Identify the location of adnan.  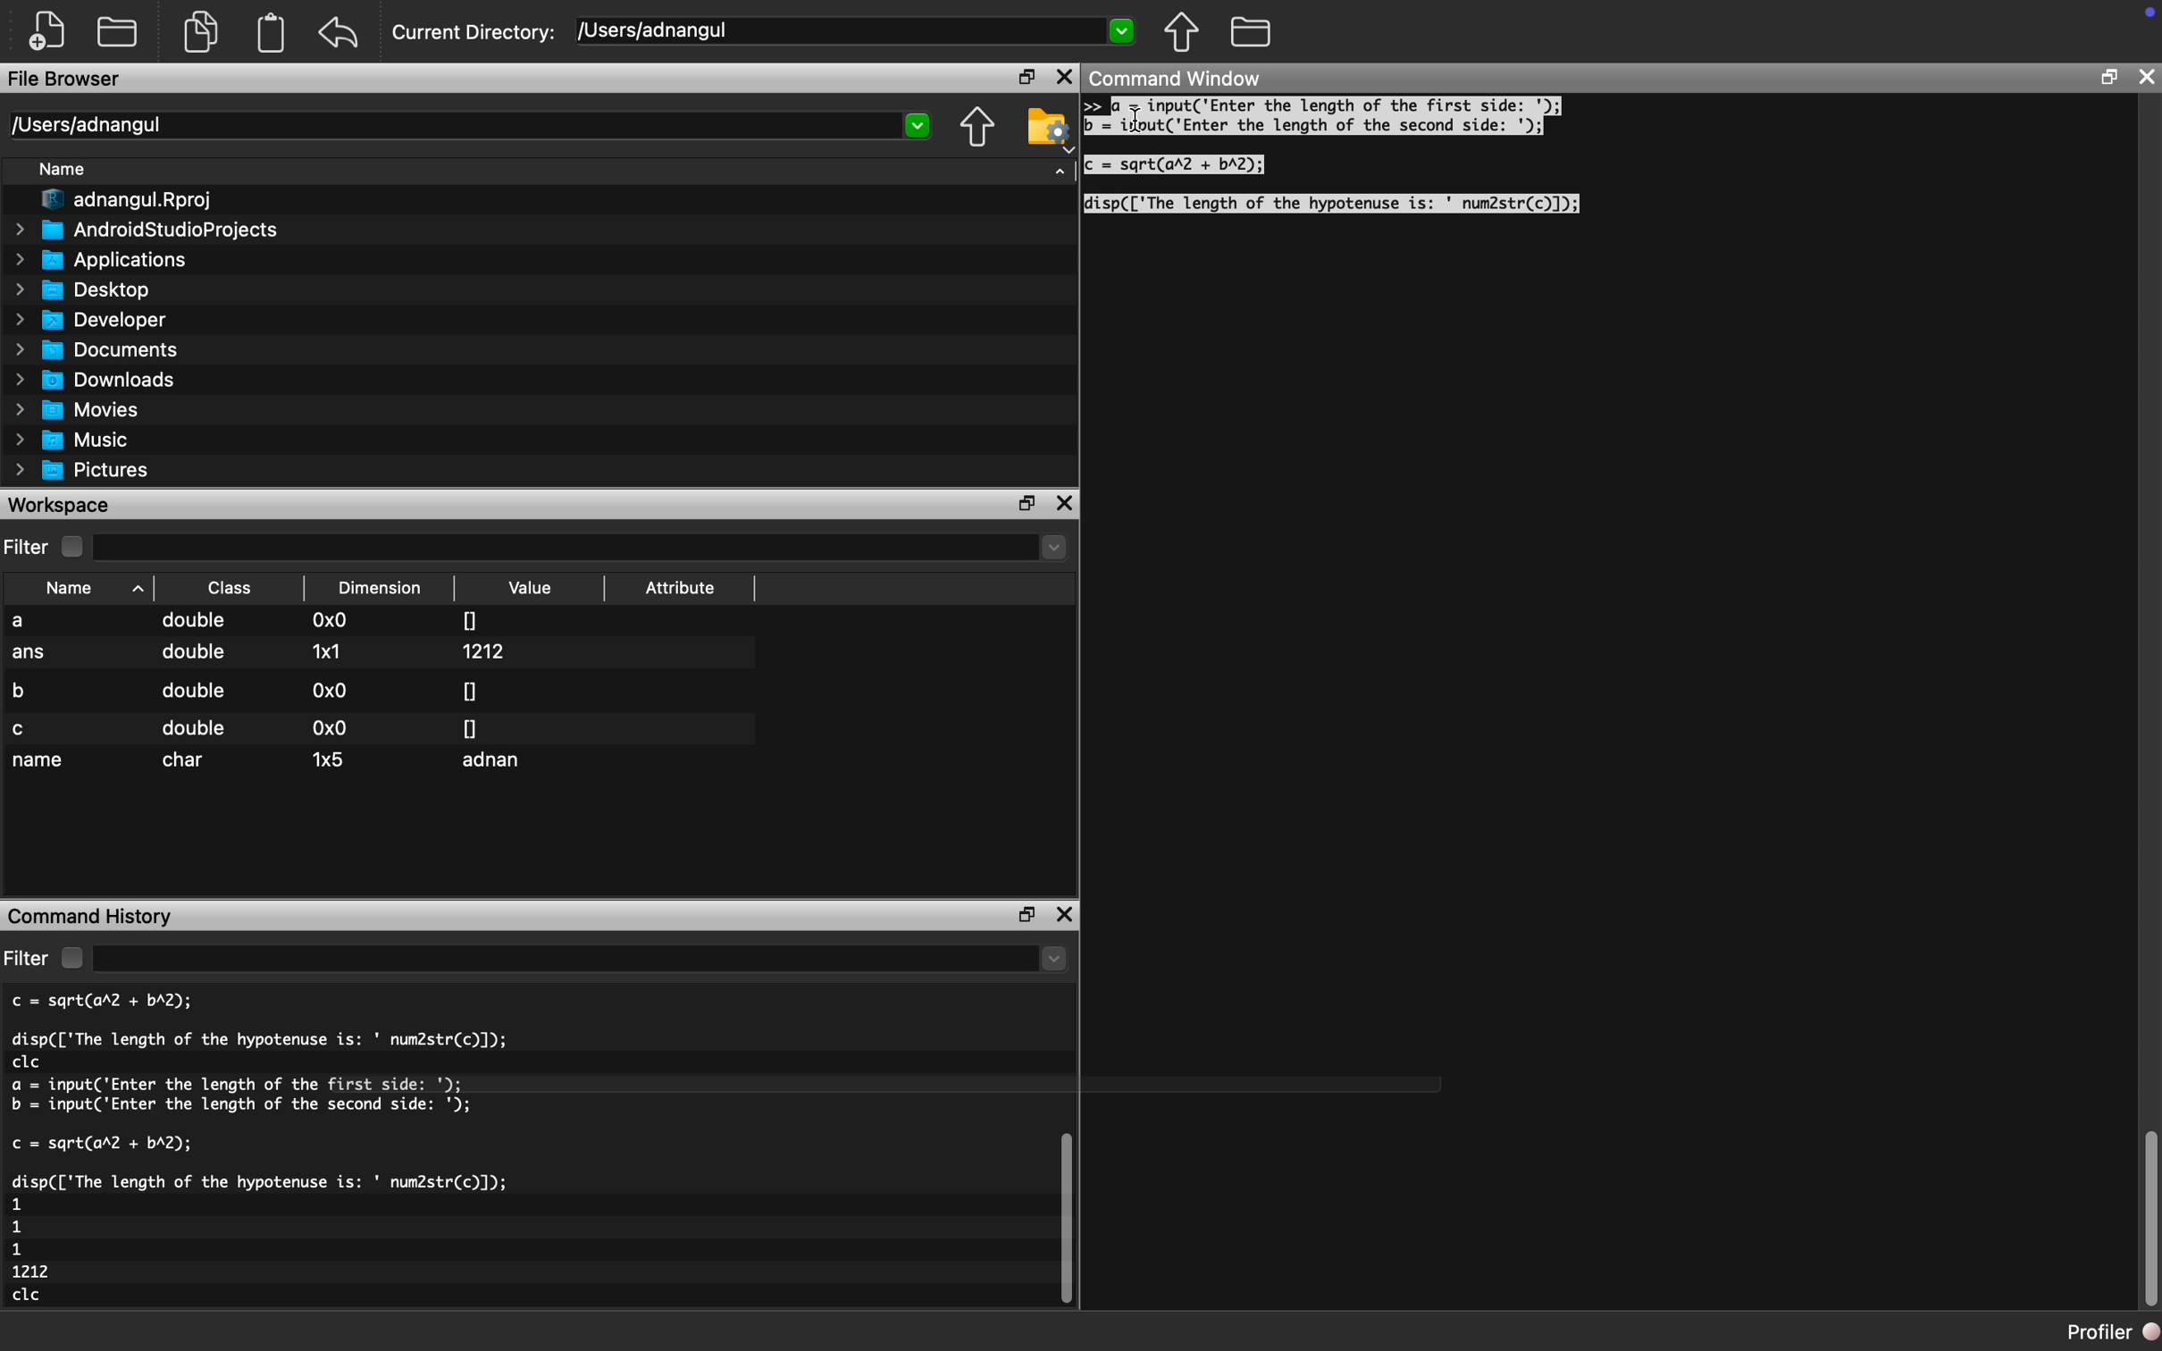
(498, 763).